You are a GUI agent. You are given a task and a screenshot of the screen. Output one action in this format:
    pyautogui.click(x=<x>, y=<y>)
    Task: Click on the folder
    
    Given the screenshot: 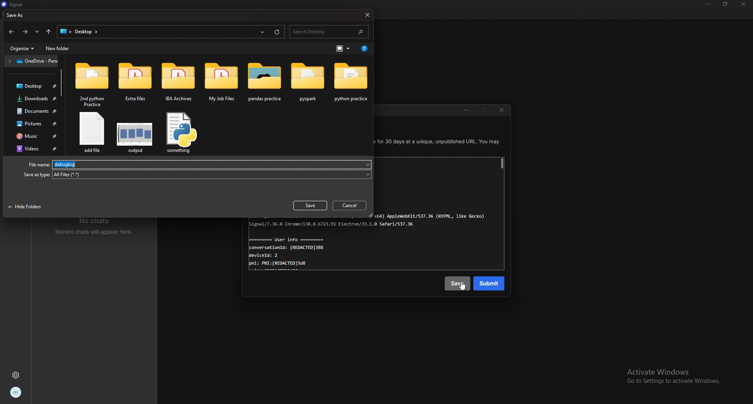 What is the action you would take?
    pyautogui.click(x=309, y=82)
    